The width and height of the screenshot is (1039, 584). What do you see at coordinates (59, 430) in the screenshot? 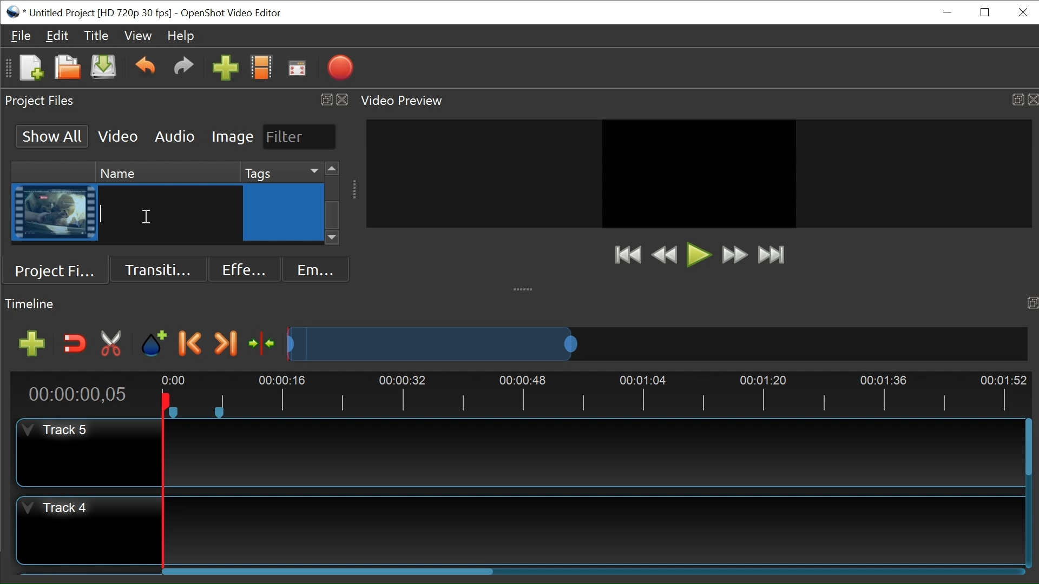
I see `Track Header` at bounding box center [59, 430].